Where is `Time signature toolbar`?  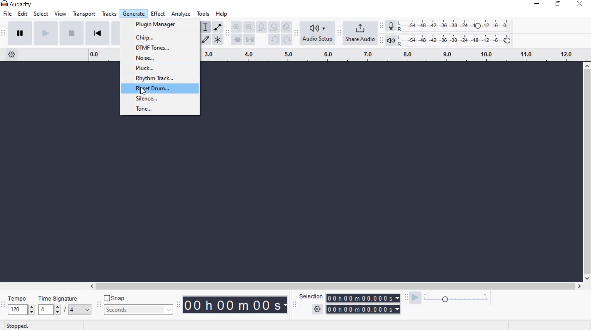 Time signature toolbar is located at coordinates (3, 307).